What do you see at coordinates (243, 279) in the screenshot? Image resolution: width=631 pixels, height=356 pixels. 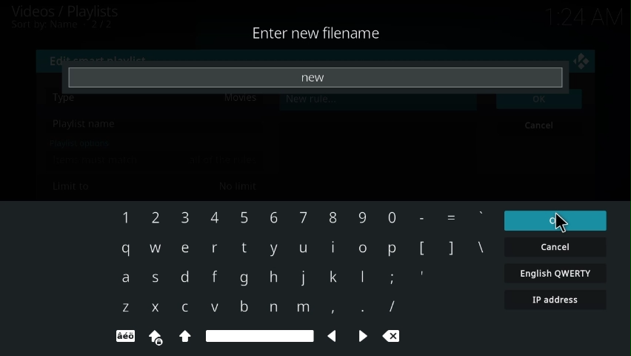 I see `g` at bounding box center [243, 279].